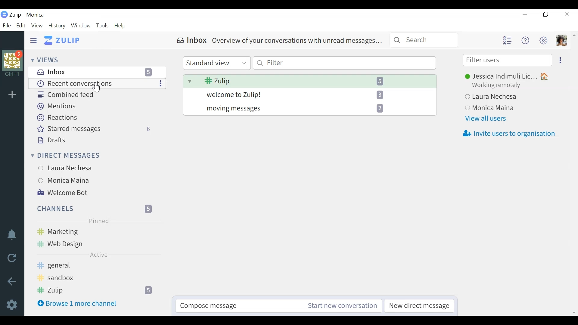 The height and width of the screenshot is (325, 578). I want to click on Zulip - Monica, so click(30, 15).